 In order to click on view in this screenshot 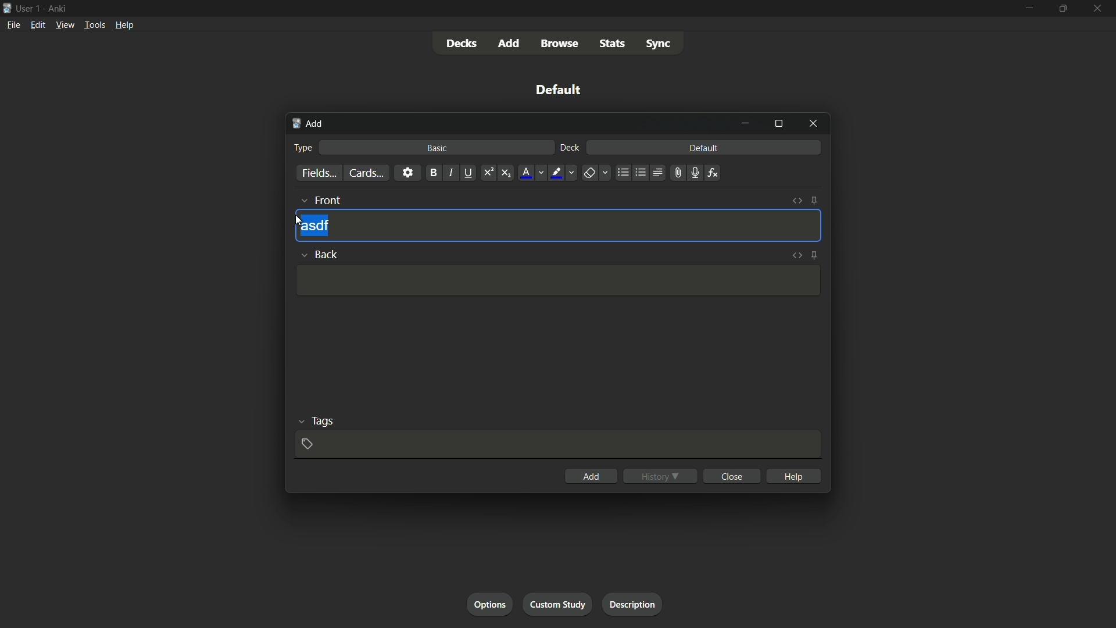, I will do `click(65, 26)`.